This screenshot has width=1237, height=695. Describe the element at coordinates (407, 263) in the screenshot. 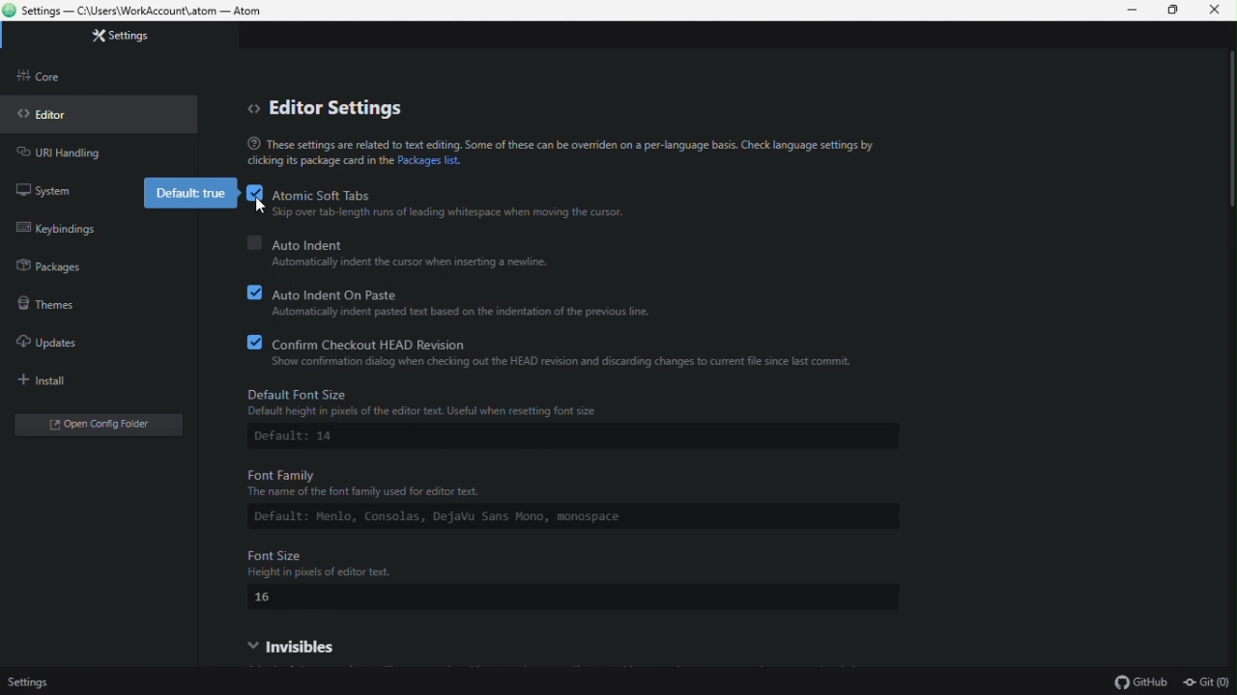

I see `‘Automatically indent the cursor when inserting a newline.` at that location.